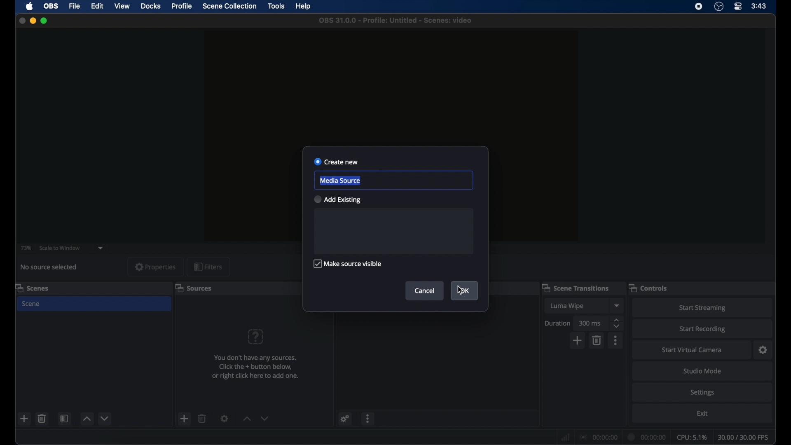 The width and height of the screenshot is (791, 445). What do you see at coordinates (60, 248) in the screenshot?
I see `scale  to window` at bounding box center [60, 248].